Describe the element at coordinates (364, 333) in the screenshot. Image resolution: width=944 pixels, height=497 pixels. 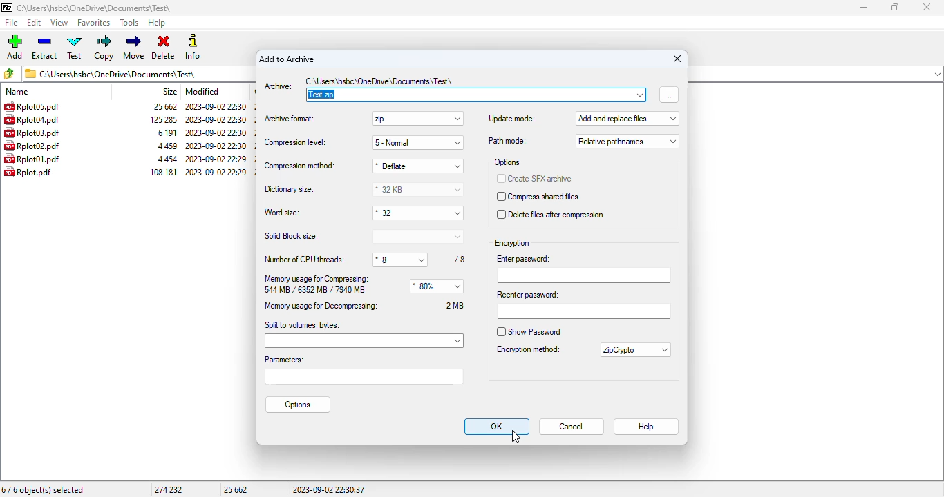
I see `split to volumes, bytes:` at that location.